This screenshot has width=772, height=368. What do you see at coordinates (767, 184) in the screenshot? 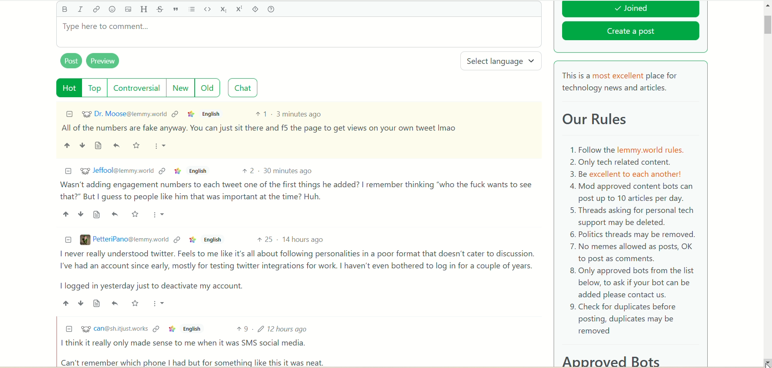
I see `vertical scroll bar` at bounding box center [767, 184].